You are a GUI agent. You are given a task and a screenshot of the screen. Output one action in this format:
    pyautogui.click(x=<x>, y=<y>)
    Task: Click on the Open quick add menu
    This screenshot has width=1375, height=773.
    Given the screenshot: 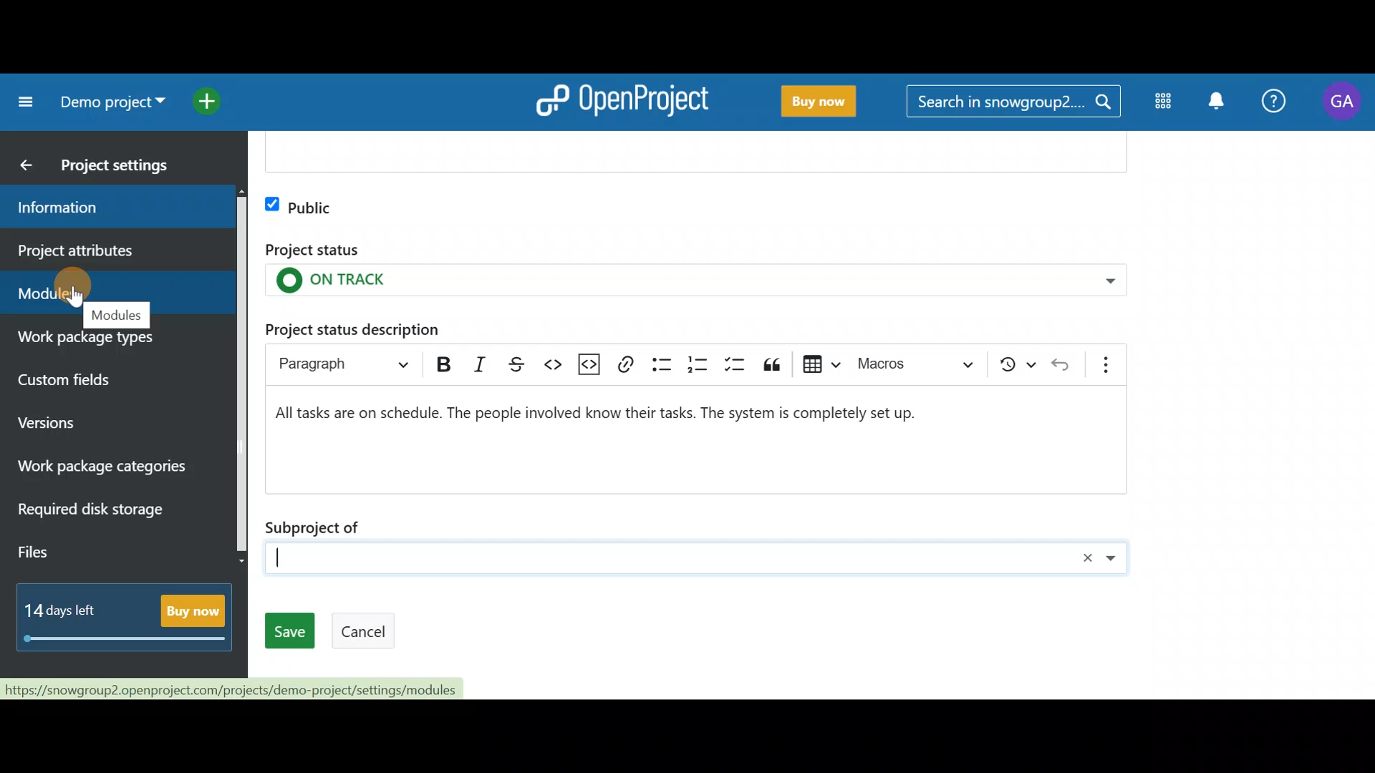 What is the action you would take?
    pyautogui.click(x=211, y=100)
    